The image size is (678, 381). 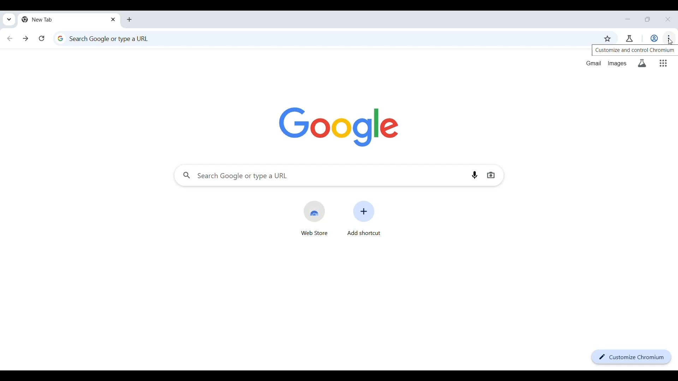 What do you see at coordinates (607, 38) in the screenshot?
I see `Bookmark current tab` at bounding box center [607, 38].